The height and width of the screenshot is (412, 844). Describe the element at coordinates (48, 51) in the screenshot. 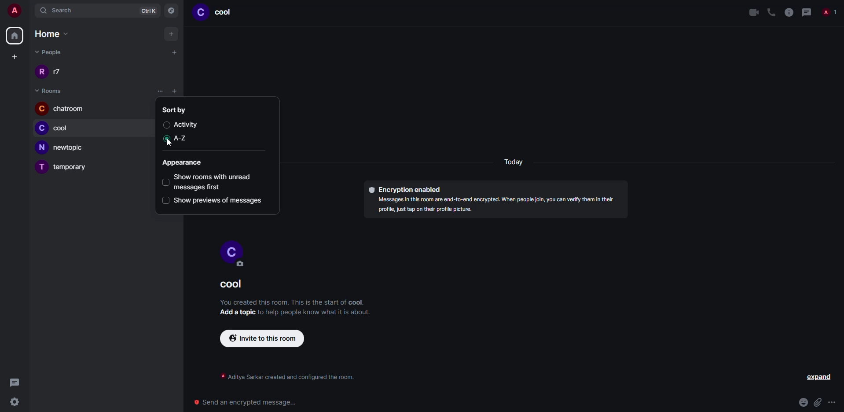

I see `people` at that location.